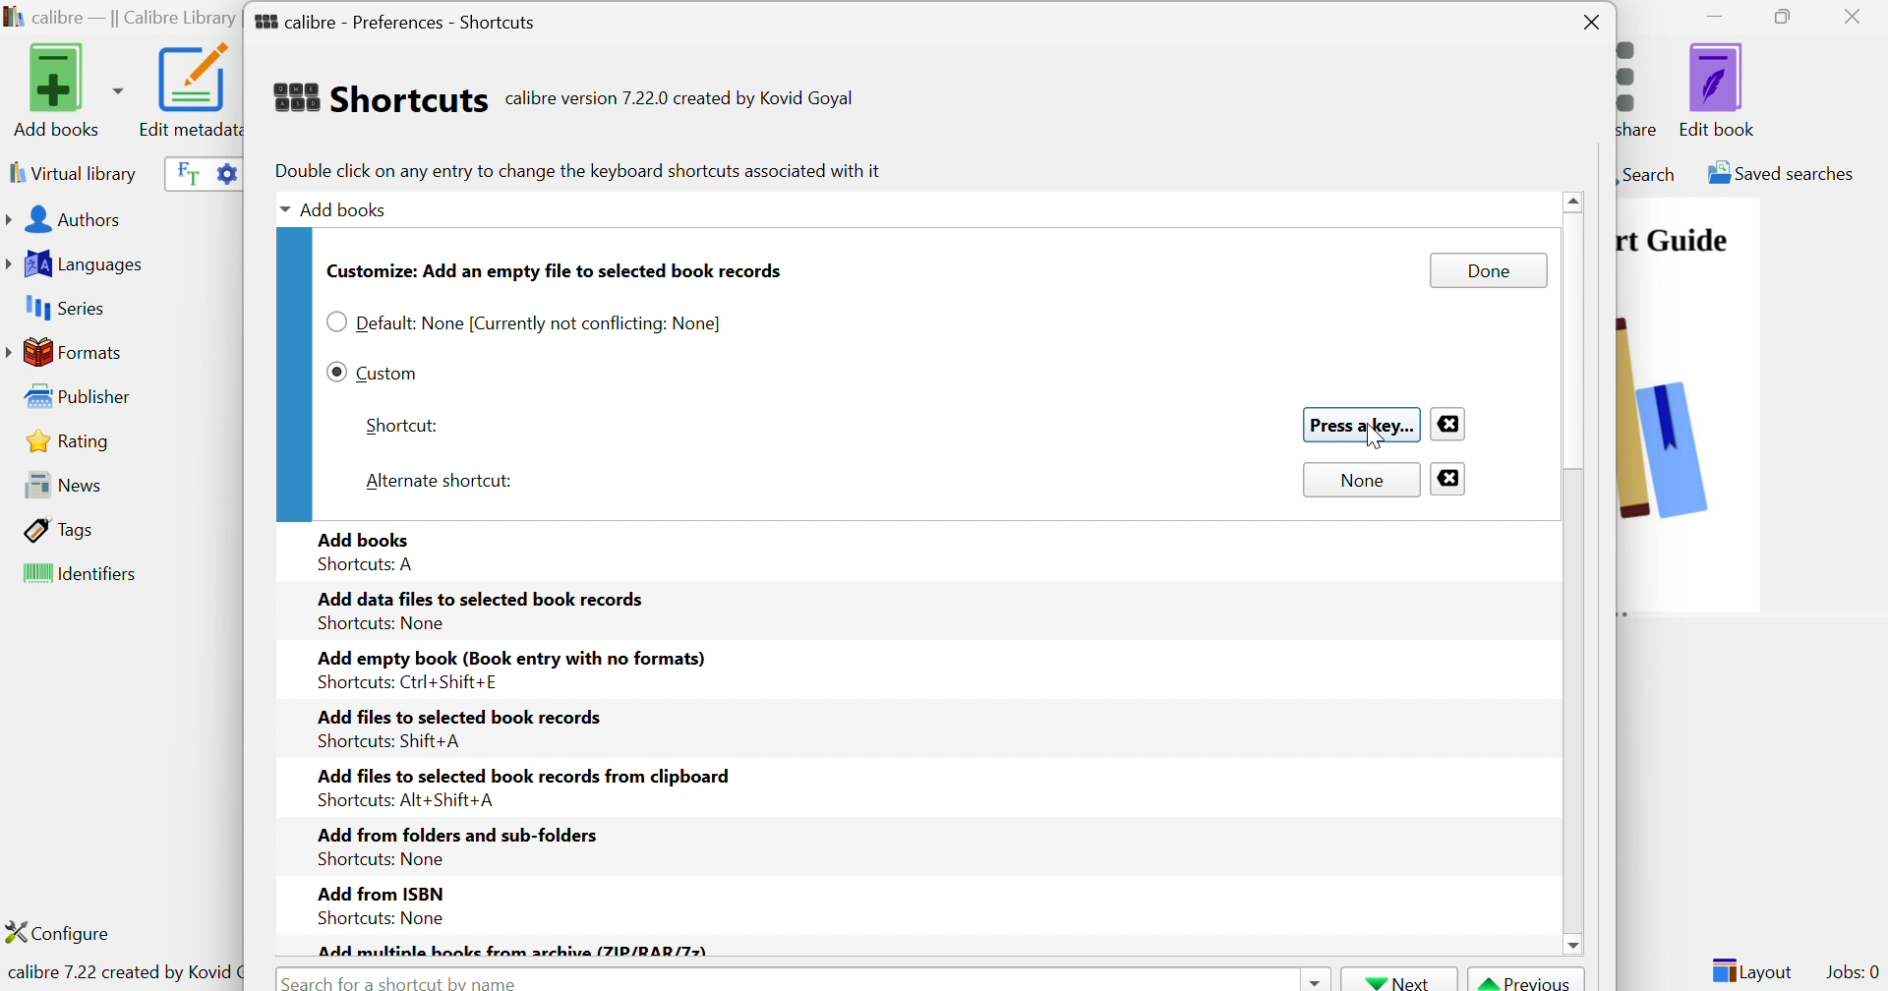  Describe the element at coordinates (387, 741) in the screenshot. I see `Shortcuts: Shift+A` at that location.